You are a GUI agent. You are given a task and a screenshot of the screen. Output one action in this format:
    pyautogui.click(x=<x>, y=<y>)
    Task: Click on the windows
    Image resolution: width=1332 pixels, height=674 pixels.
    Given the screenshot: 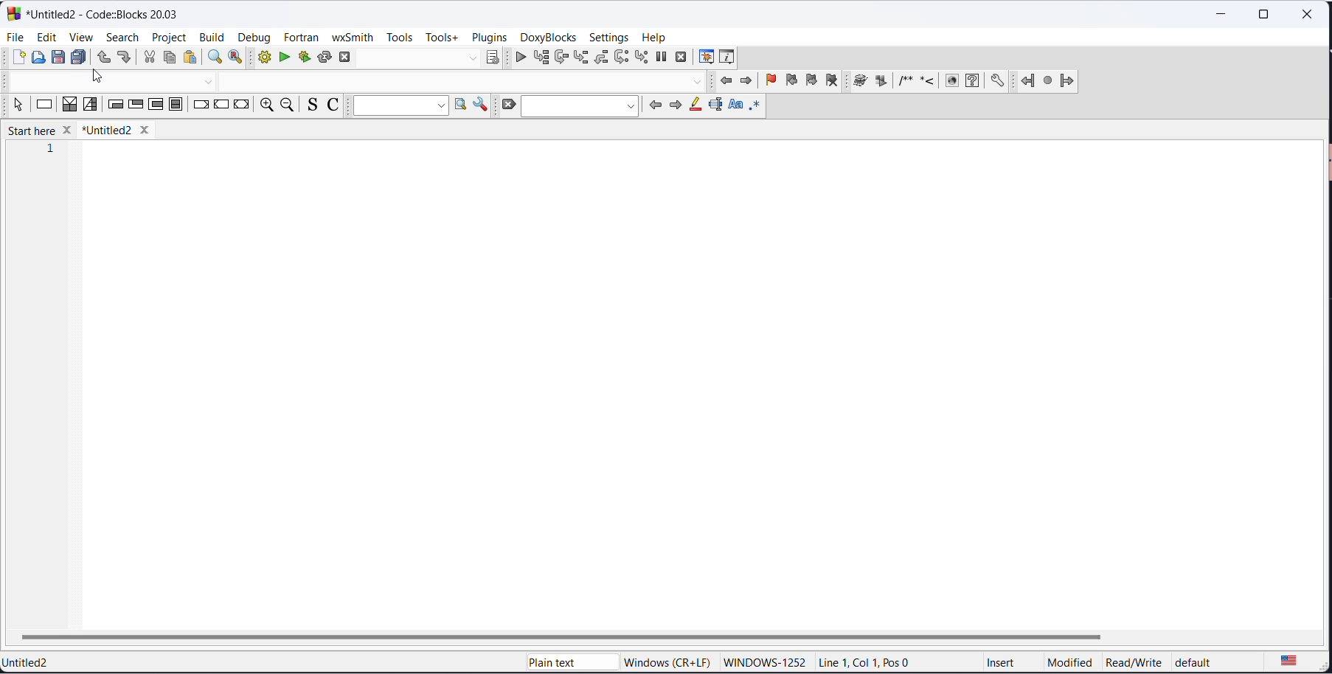 What is the action you would take?
    pyautogui.click(x=664, y=659)
    